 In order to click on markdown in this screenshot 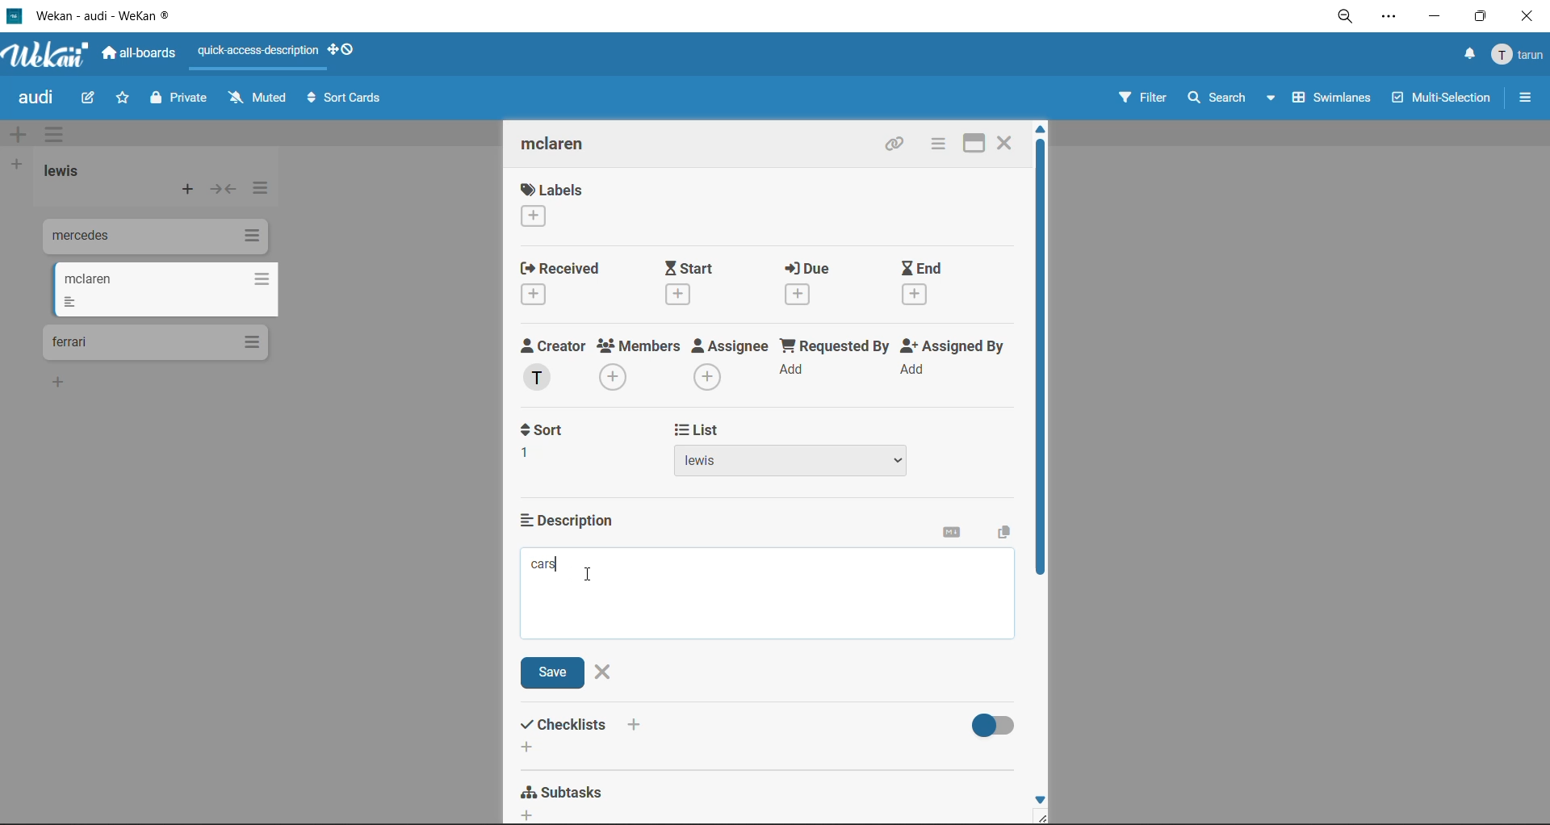, I will do `click(957, 535)`.